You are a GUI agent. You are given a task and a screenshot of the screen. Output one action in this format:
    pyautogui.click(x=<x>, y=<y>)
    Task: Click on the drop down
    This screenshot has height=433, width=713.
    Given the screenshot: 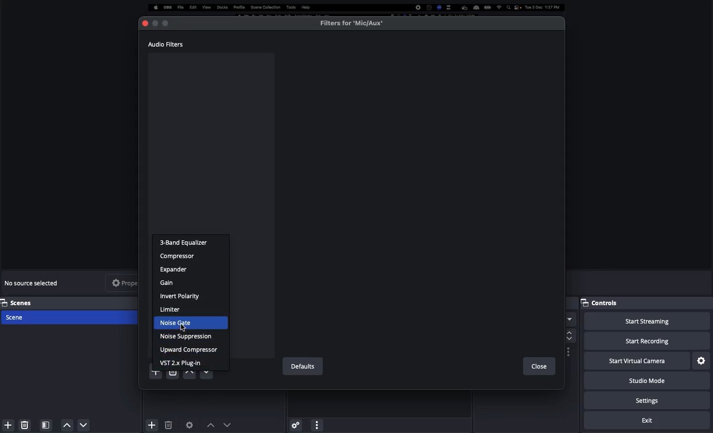 What is the action you would take?
    pyautogui.click(x=570, y=321)
    